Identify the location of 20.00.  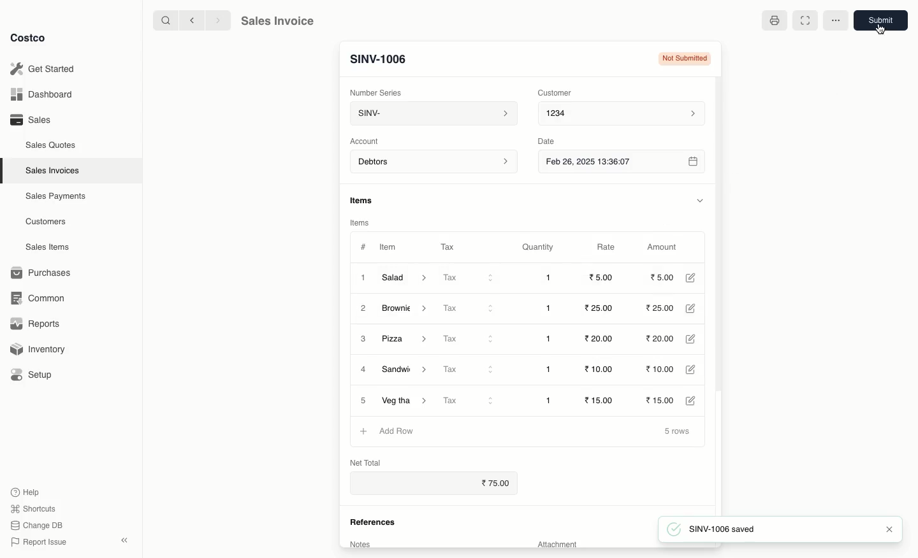
(659, 340).